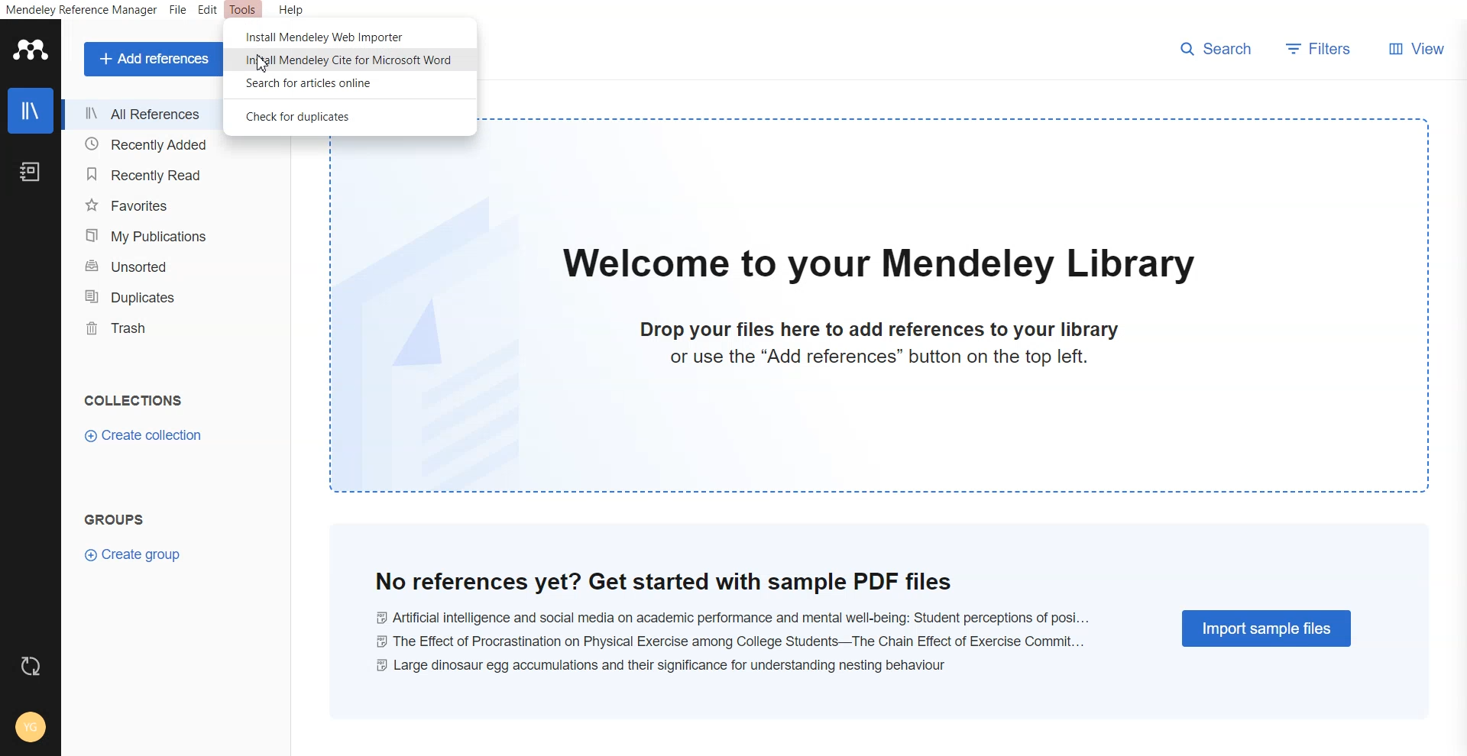  I want to click on file watermark background image, so click(435, 341).